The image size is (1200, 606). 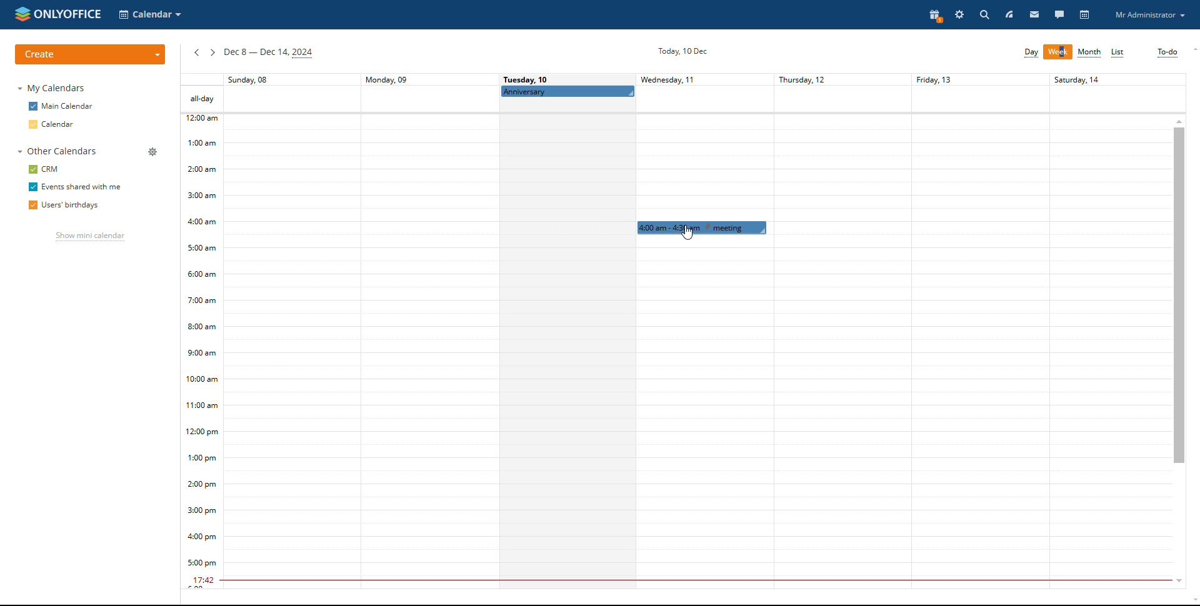 What do you see at coordinates (63, 206) in the screenshot?
I see `users' birthdays` at bounding box center [63, 206].